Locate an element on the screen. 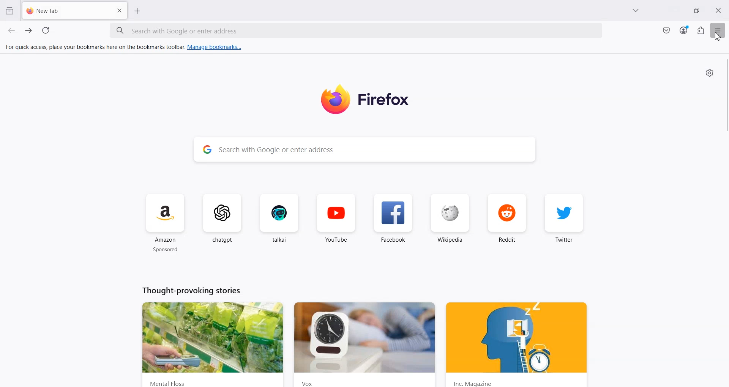 This screenshot has height=387, width=729. View recent browsing across window is located at coordinates (9, 10).